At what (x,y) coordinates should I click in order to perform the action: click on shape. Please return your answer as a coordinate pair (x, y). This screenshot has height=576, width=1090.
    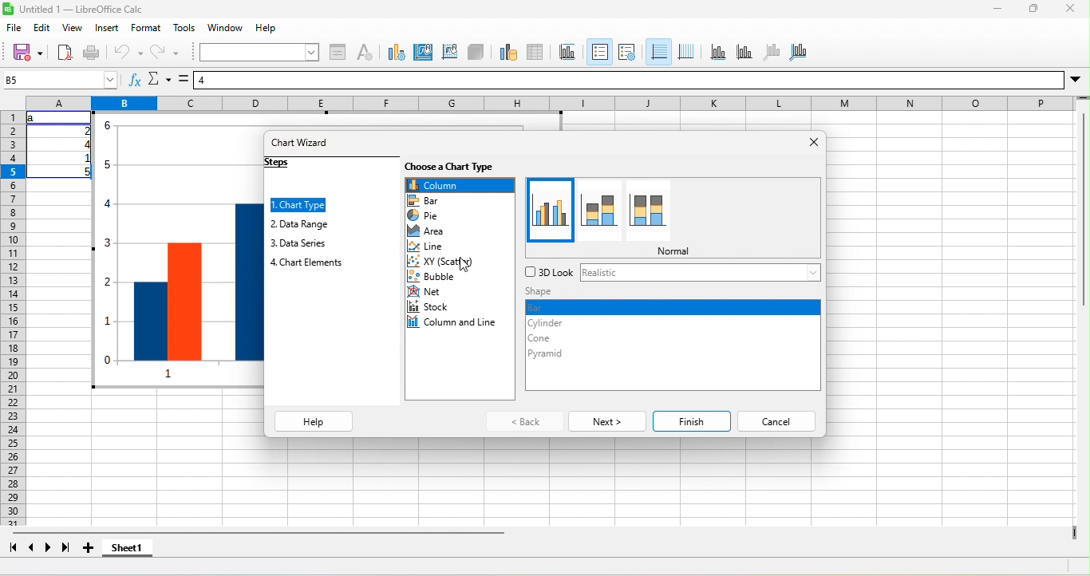
    Looking at the image, I should click on (539, 291).